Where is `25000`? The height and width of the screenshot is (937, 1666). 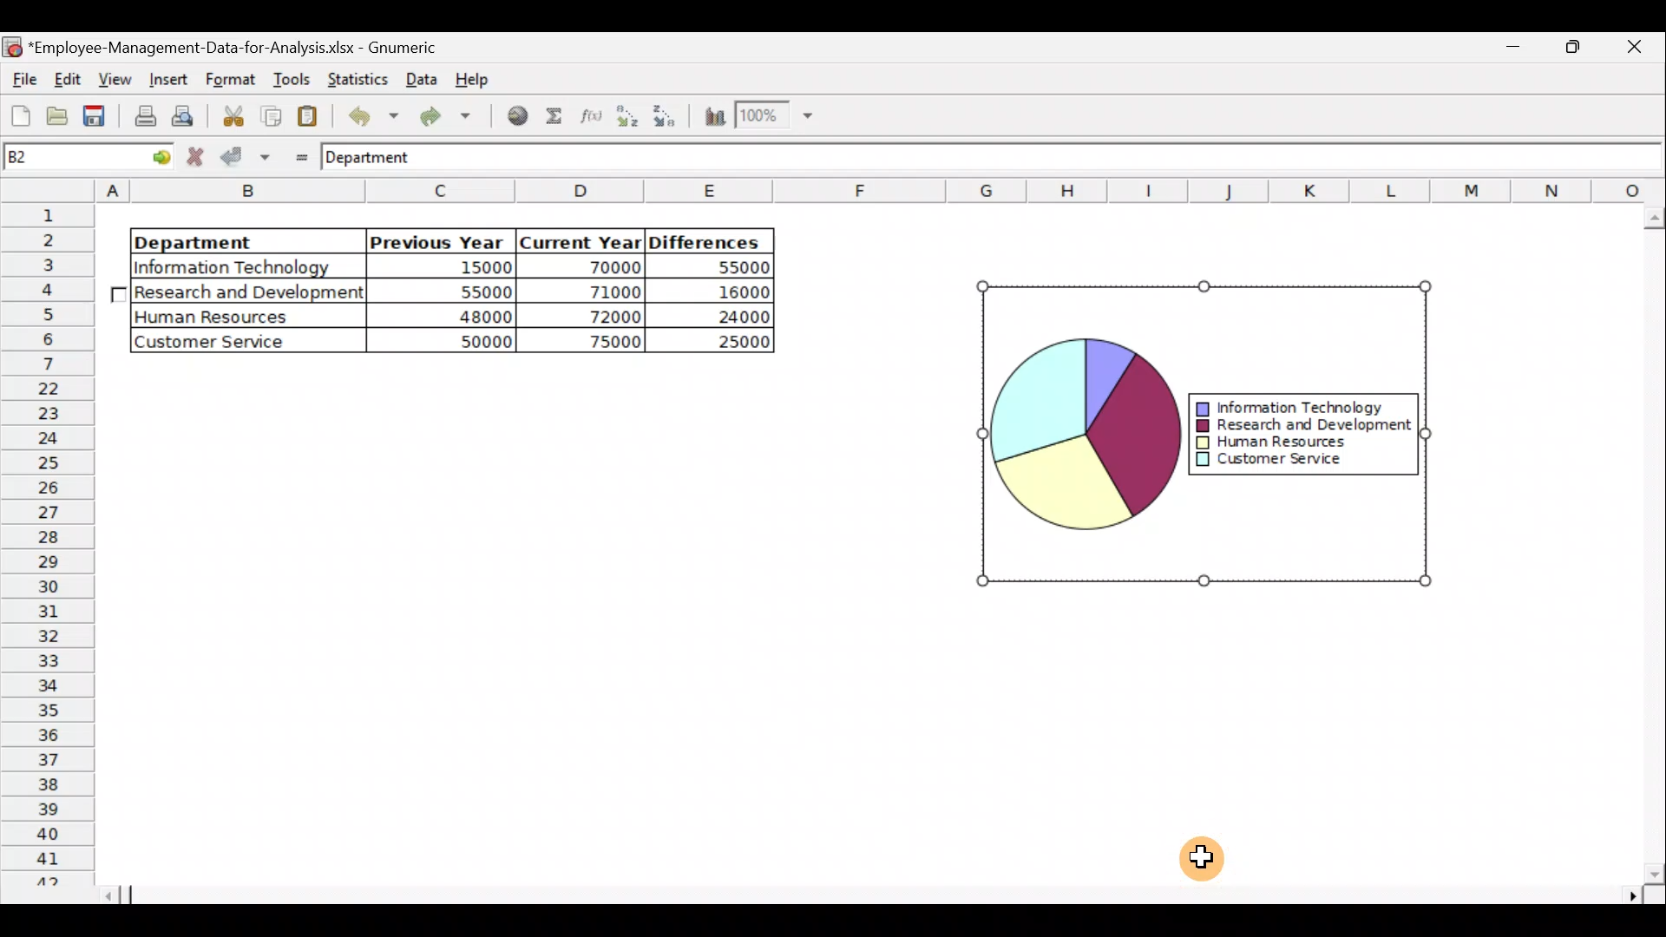
25000 is located at coordinates (723, 342).